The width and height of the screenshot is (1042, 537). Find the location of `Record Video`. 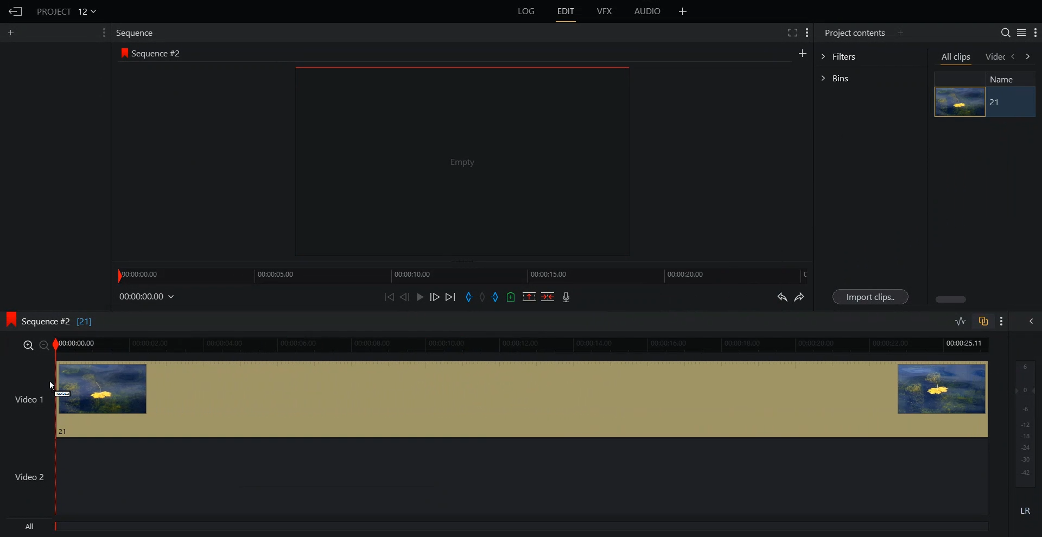

Record Video is located at coordinates (567, 297).